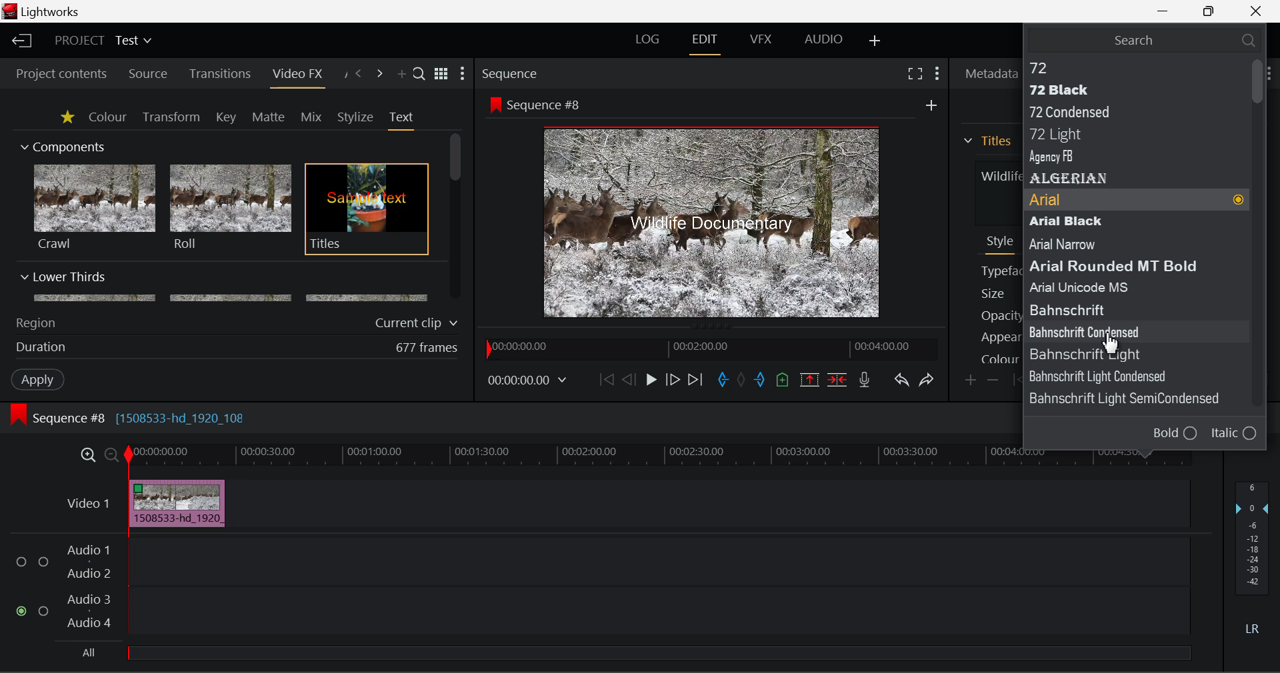 Image resolution: width=1280 pixels, height=673 pixels. Describe the element at coordinates (227, 118) in the screenshot. I see `Key` at that location.